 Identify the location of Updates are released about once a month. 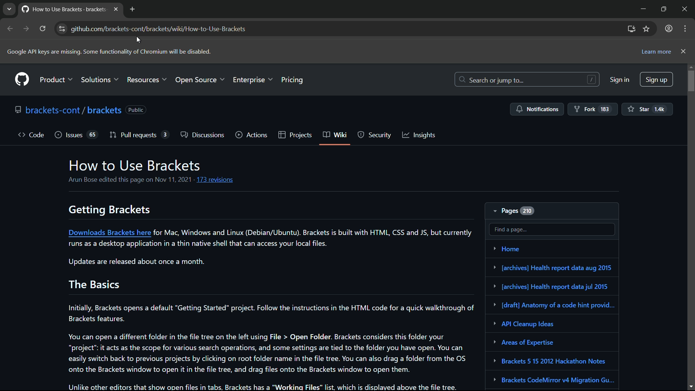
(138, 262).